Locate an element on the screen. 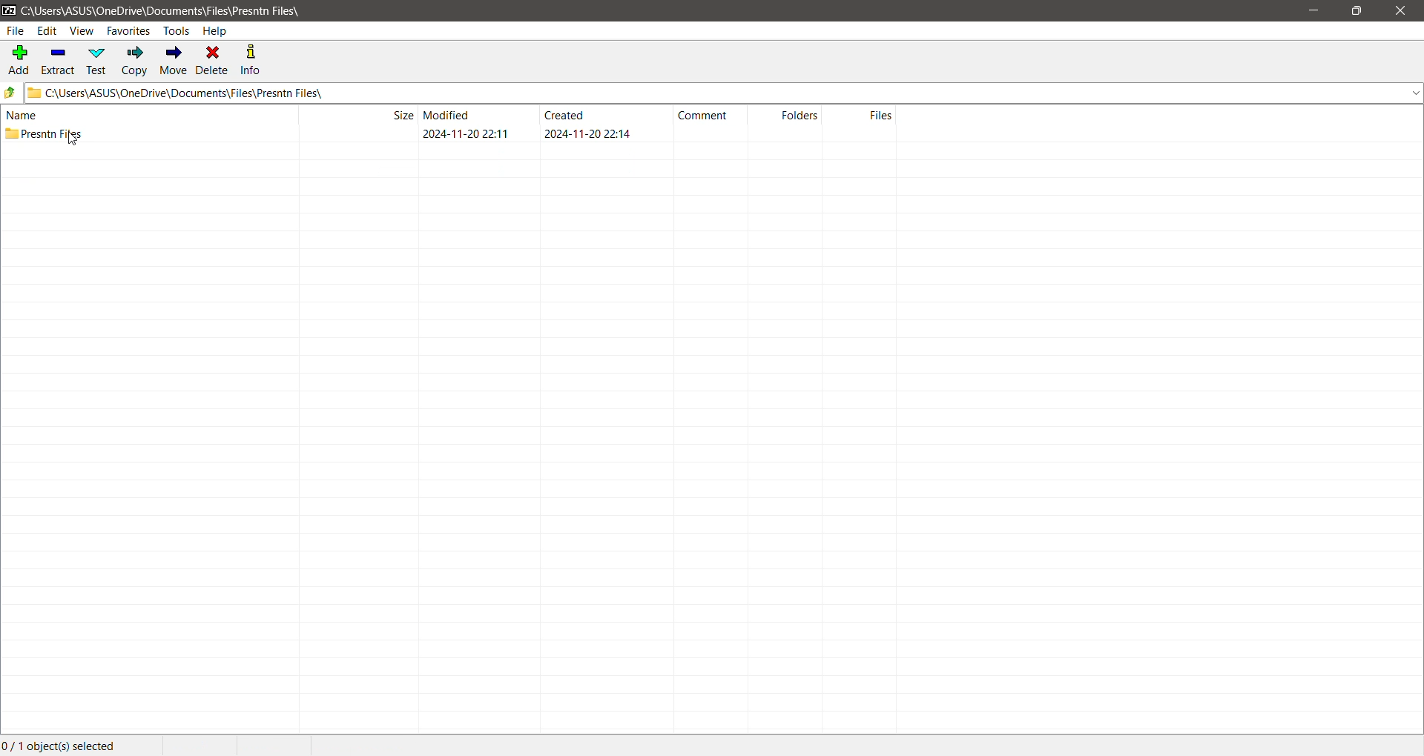  cursor is located at coordinates (73, 139).